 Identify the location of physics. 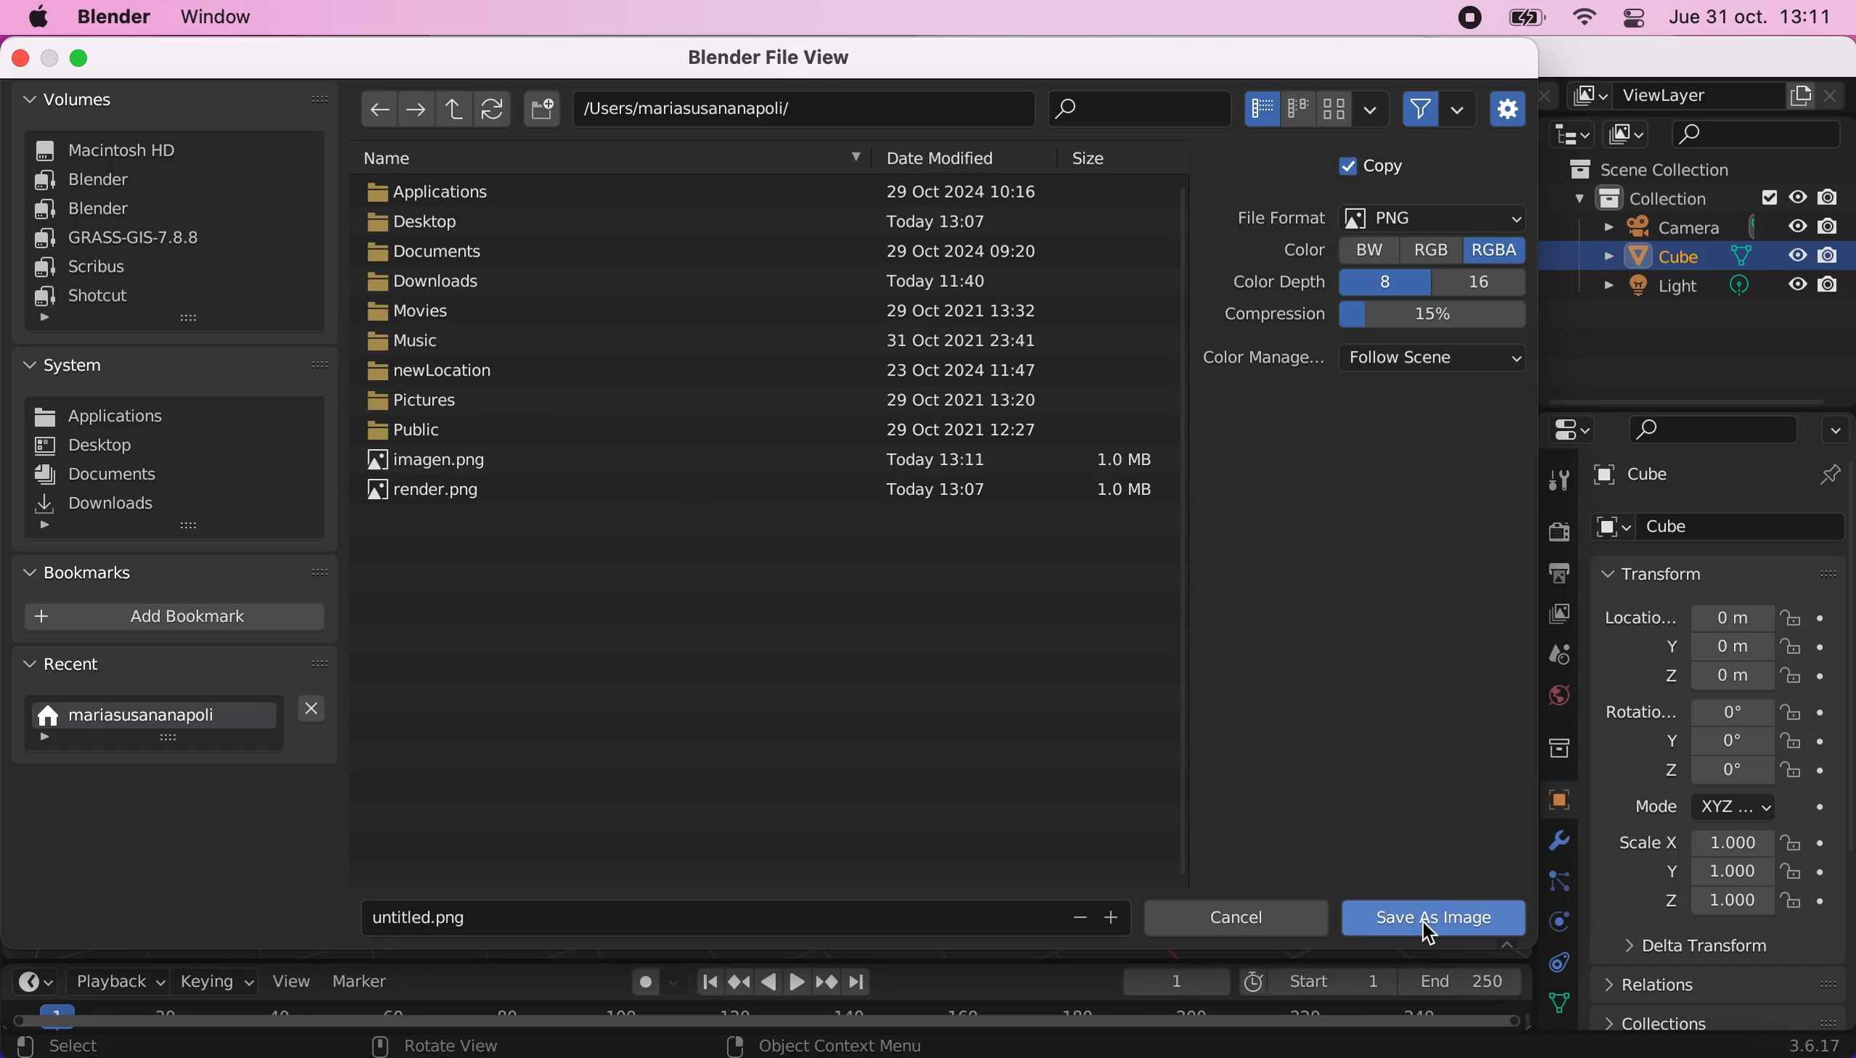
(1552, 920).